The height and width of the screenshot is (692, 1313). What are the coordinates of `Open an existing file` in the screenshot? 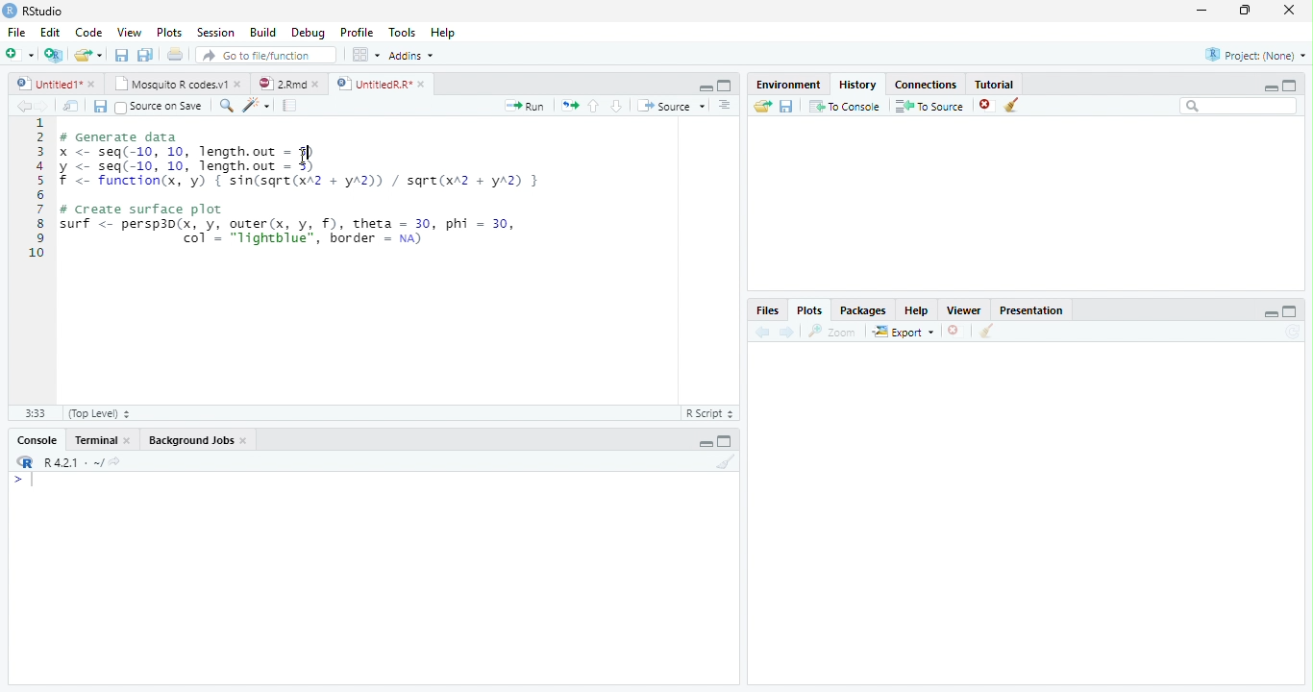 It's located at (81, 55).